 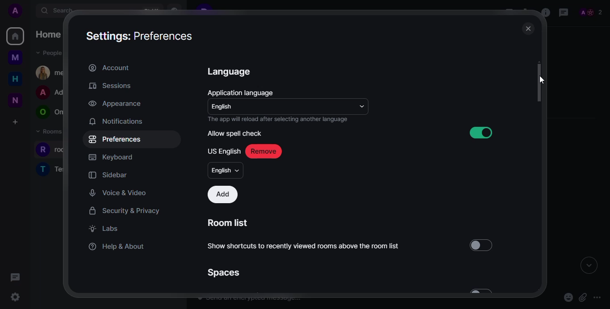 What do you see at coordinates (116, 121) in the screenshot?
I see `notifications` at bounding box center [116, 121].